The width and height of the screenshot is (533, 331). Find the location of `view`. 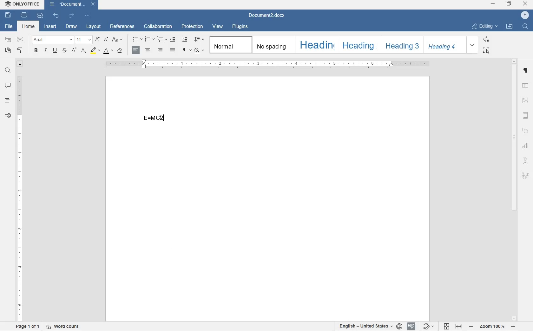

view is located at coordinates (219, 26).